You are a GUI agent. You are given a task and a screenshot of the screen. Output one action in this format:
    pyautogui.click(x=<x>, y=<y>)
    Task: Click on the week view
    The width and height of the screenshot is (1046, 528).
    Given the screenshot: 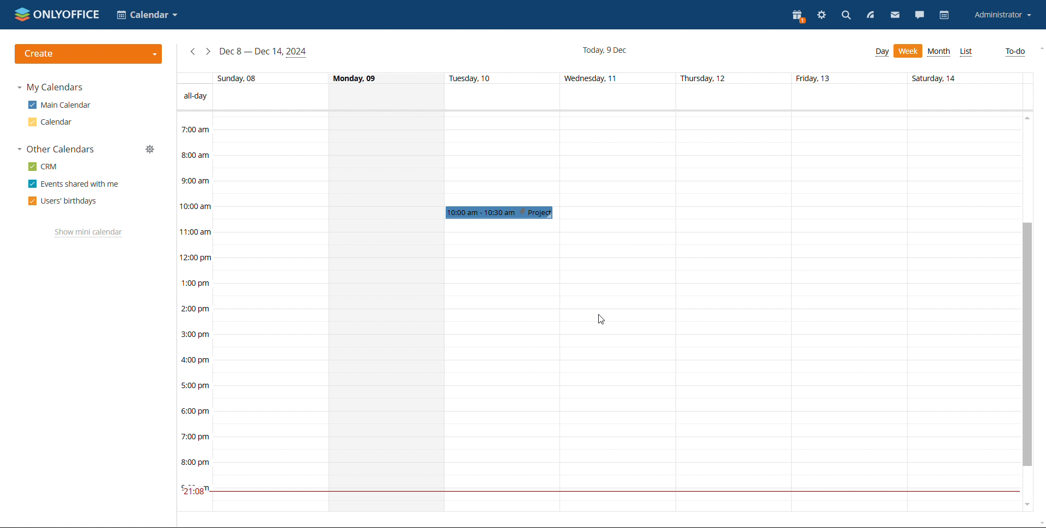 What is the action you would take?
    pyautogui.click(x=908, y=51)
    